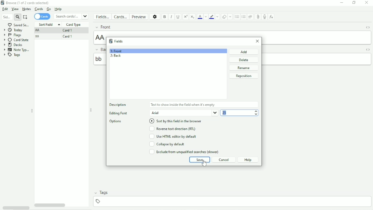  Describe the element at coordinates (223, 160) in the screenshot. I see `Cancel` at that location.